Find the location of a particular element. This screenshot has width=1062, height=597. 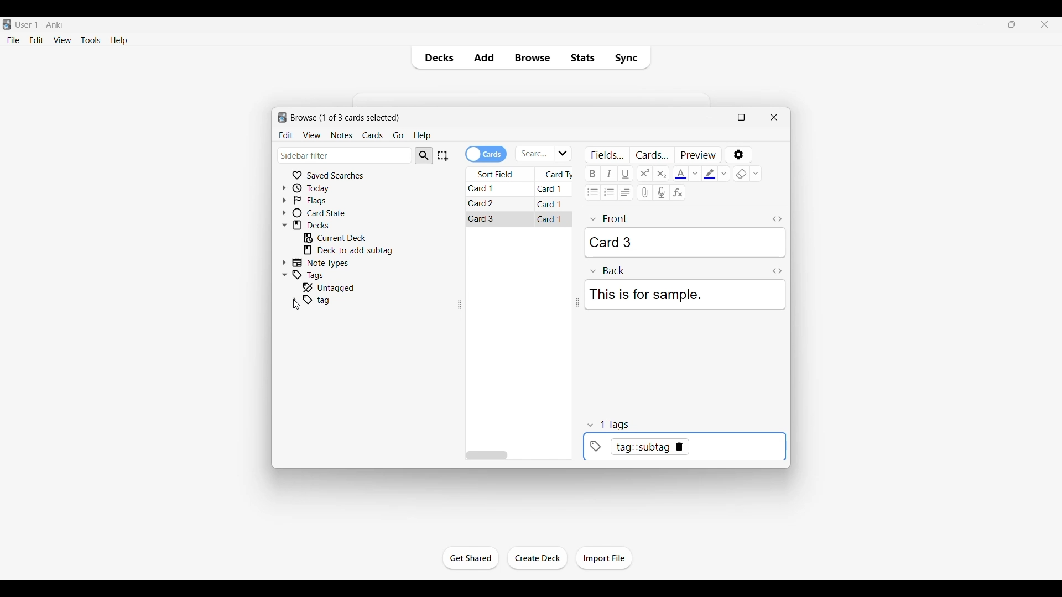

Edit menu is located at coordinates (286, 136).